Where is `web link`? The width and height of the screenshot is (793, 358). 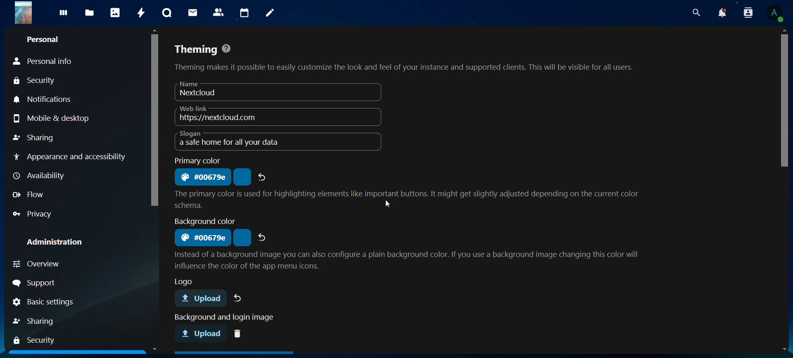
web link is located at coordinates (237, 115).